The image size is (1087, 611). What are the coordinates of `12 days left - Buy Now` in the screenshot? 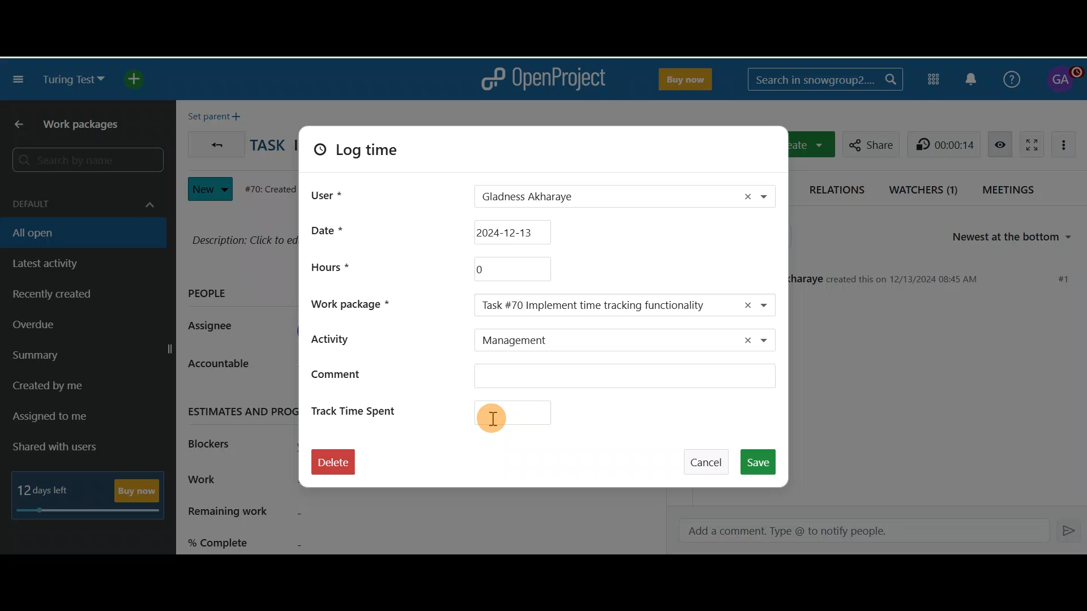 It's located at (92, 492).